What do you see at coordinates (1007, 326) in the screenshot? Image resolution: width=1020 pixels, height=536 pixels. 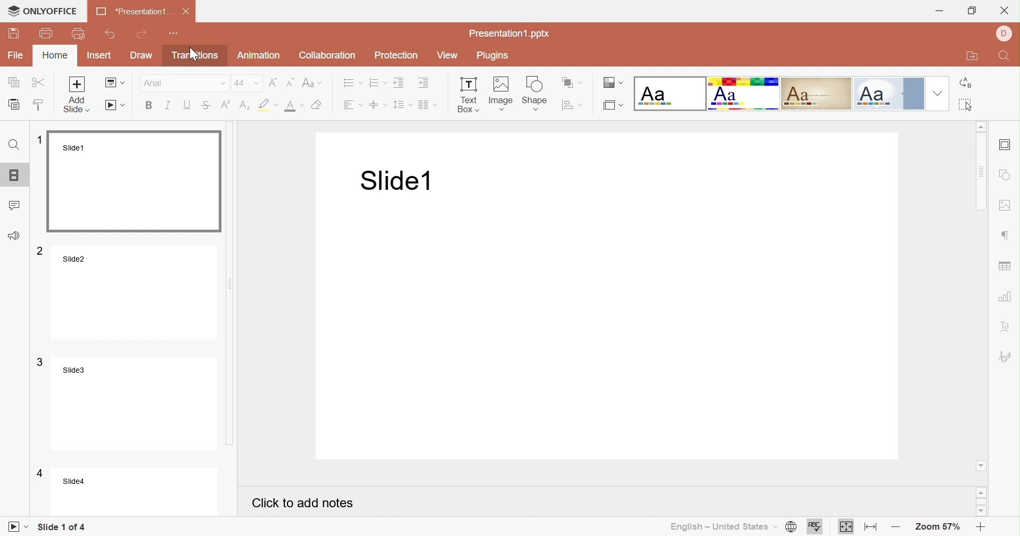 I see `Text art settings` at bounding box center [1007, 326].